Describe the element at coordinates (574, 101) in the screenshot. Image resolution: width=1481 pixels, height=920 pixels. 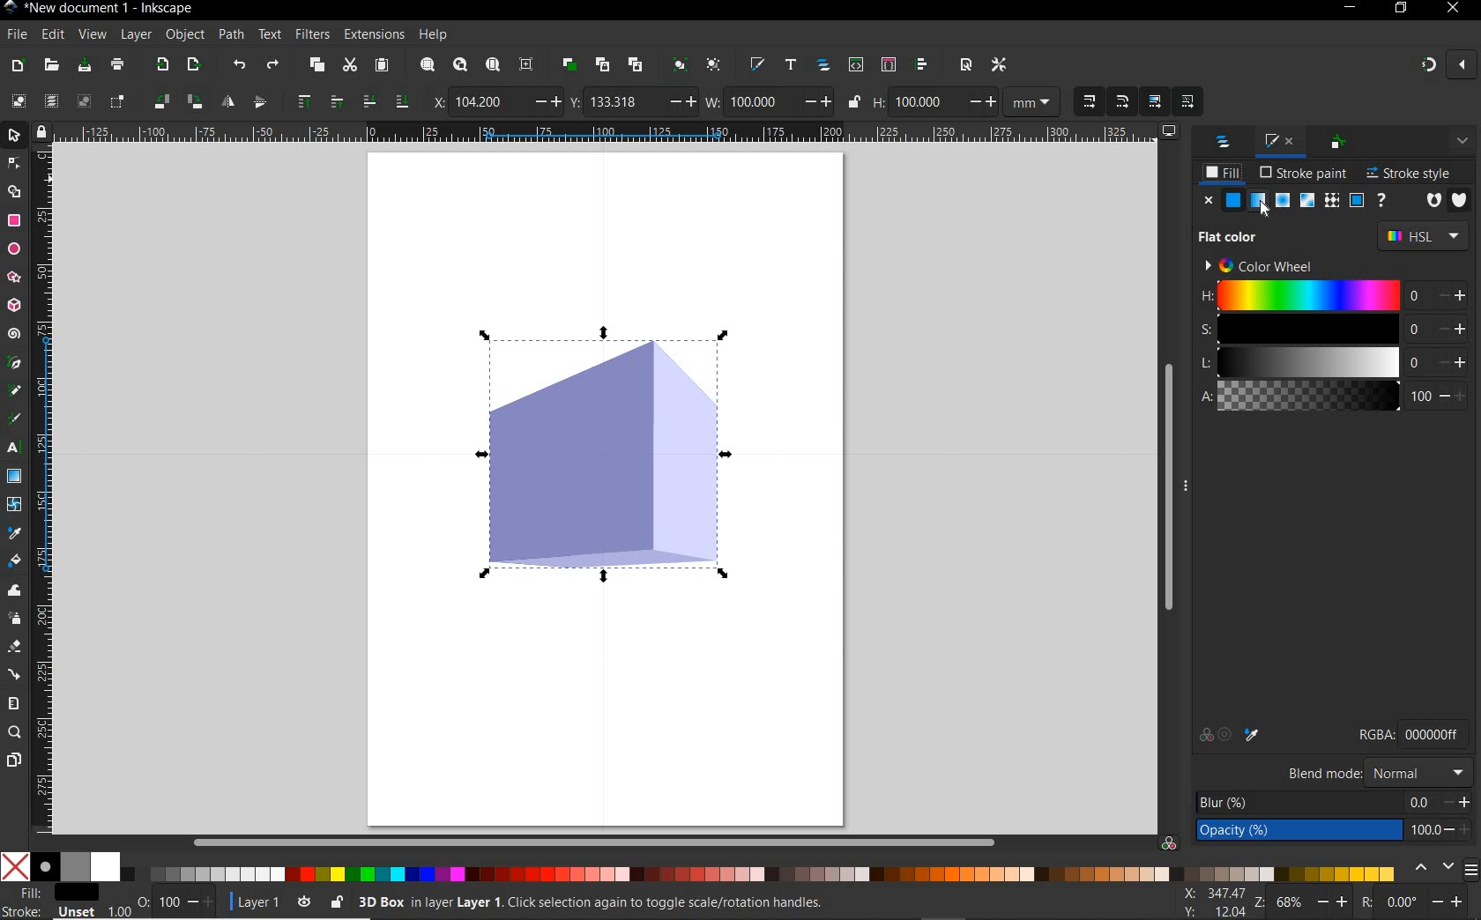
I see `VERTICAL COORDINATE OF SELECTION` at that location.